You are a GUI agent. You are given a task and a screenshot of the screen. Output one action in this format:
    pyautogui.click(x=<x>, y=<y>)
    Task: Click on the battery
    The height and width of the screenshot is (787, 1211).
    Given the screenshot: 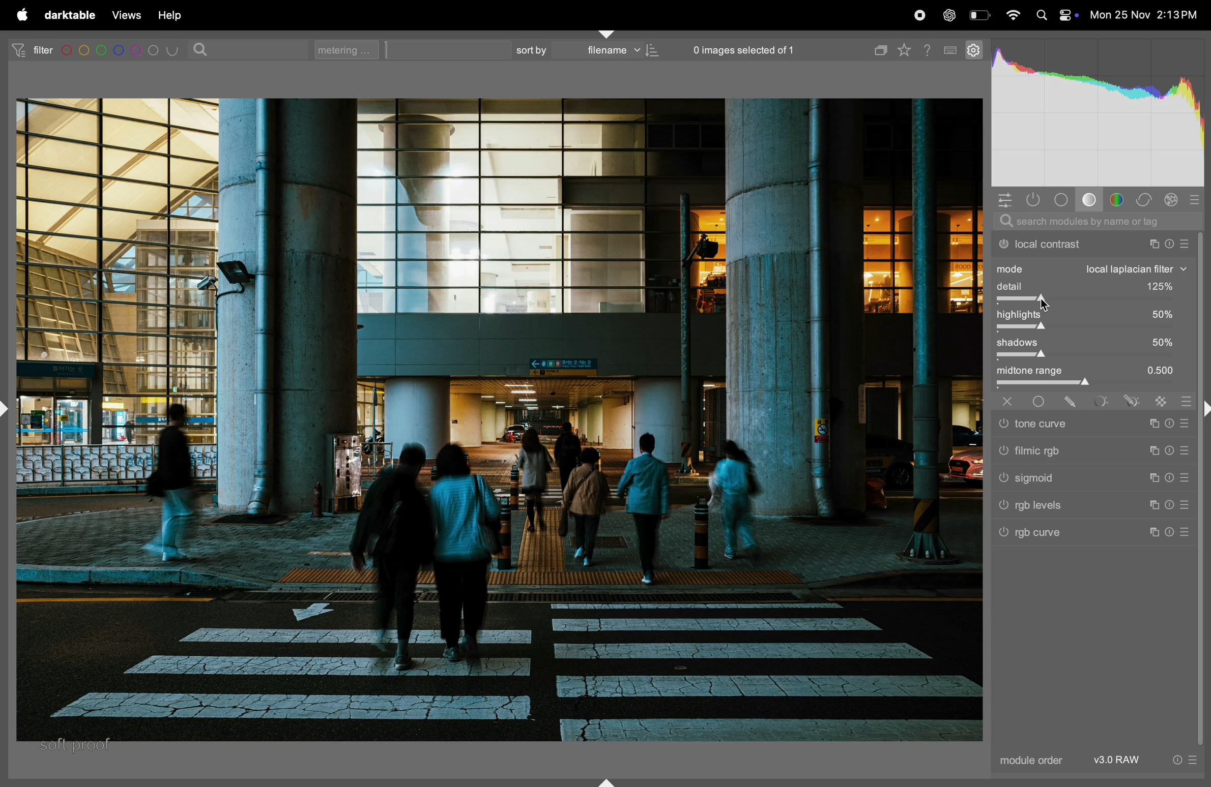 What is the action you would take?
    pyautogui.click(x=979, y=14)
    